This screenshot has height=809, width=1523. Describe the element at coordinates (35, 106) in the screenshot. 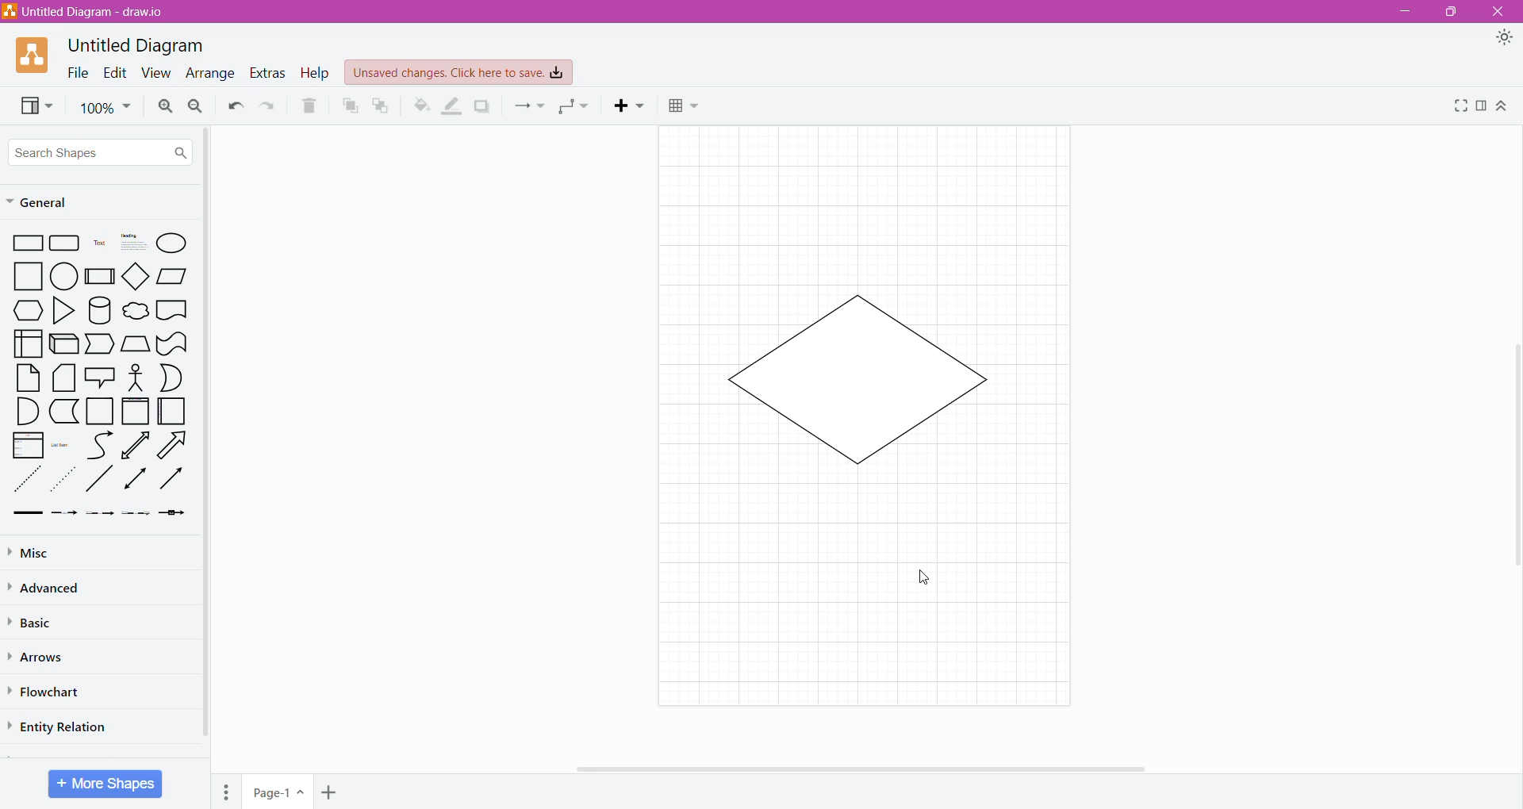

I see `View` at that location.